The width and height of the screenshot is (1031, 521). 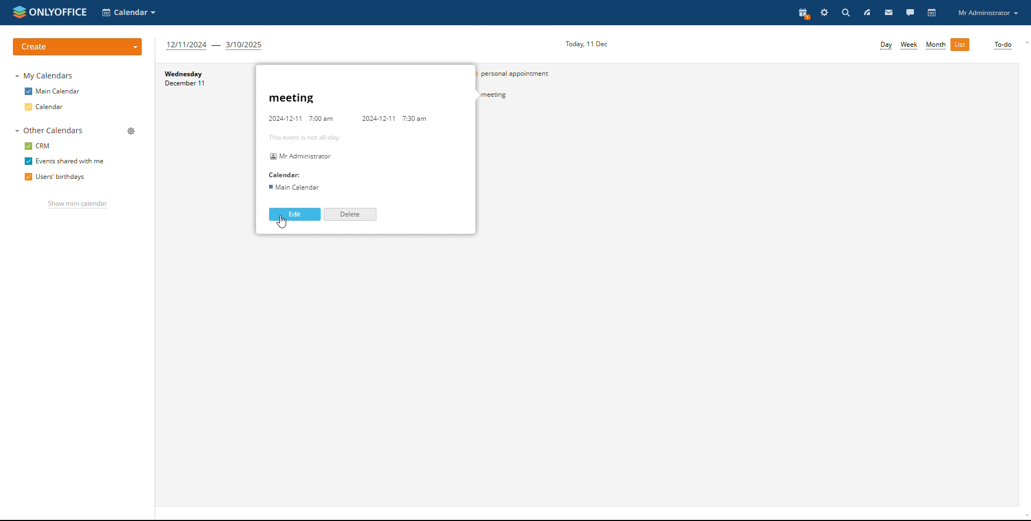 I want to click on events shared with me, so click(x=64, y=162).